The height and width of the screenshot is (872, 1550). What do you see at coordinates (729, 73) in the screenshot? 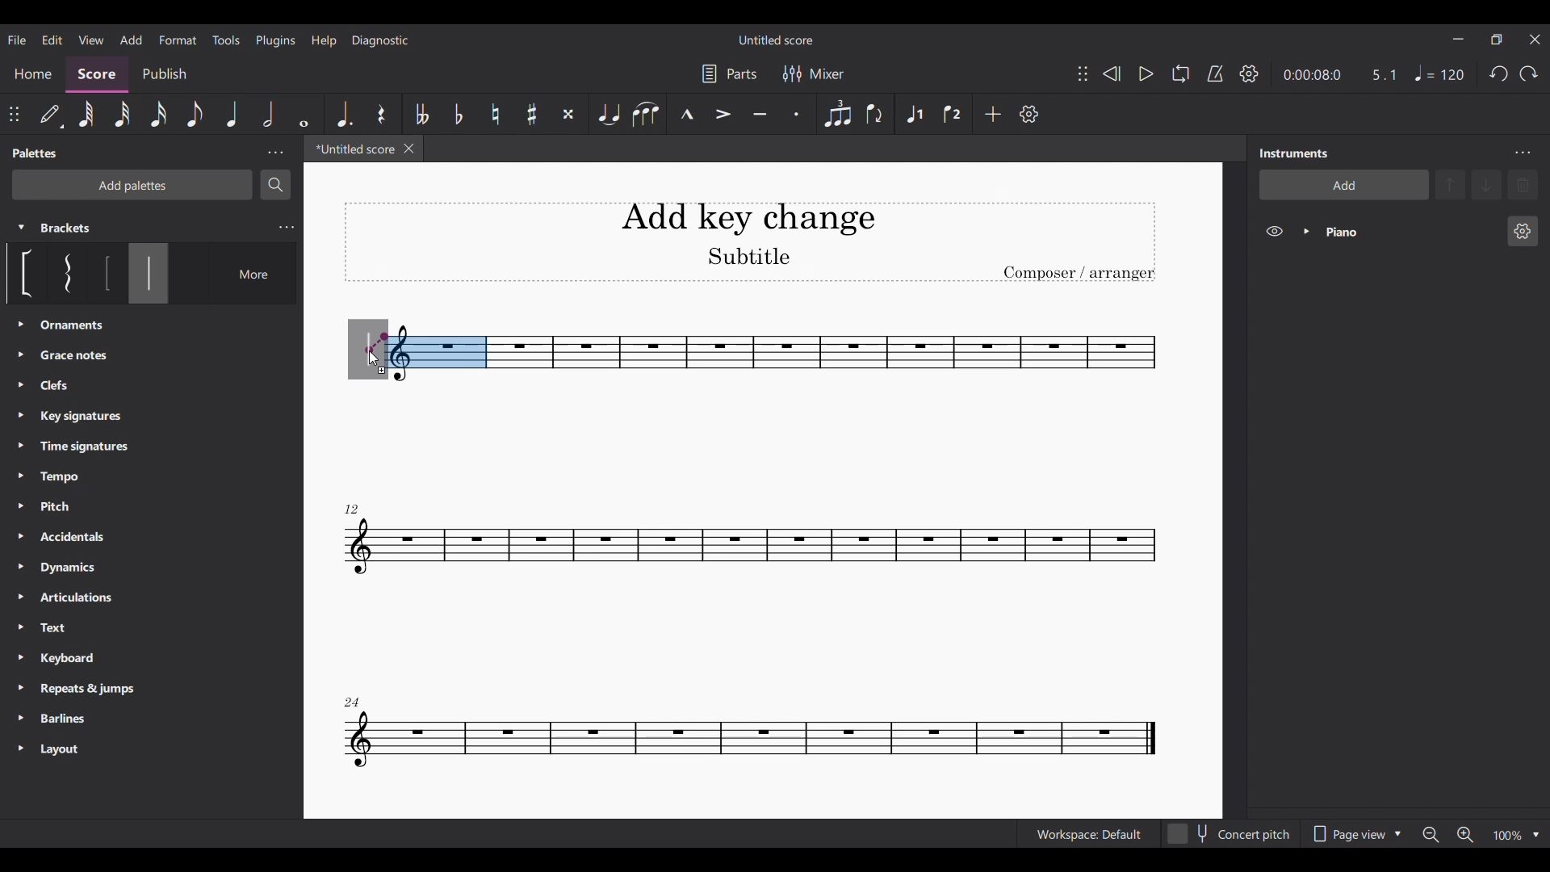
I see `Parts` at bounding box center [729, 73].